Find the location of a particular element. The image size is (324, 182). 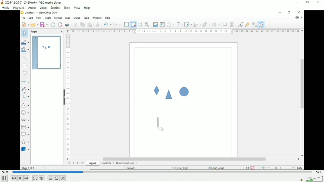

Toggle playlist is located at coordinates (50, 178).